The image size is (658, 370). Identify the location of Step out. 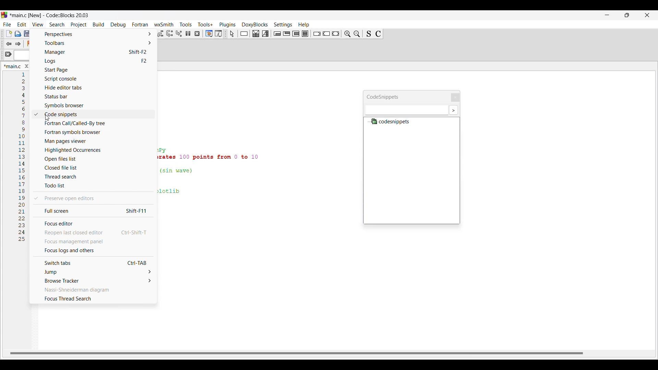
(160, 34).